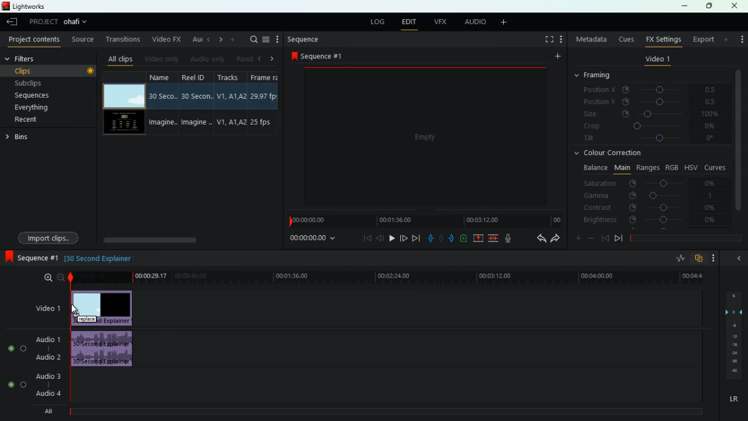  I want to click on sequences, so click(46, 95).